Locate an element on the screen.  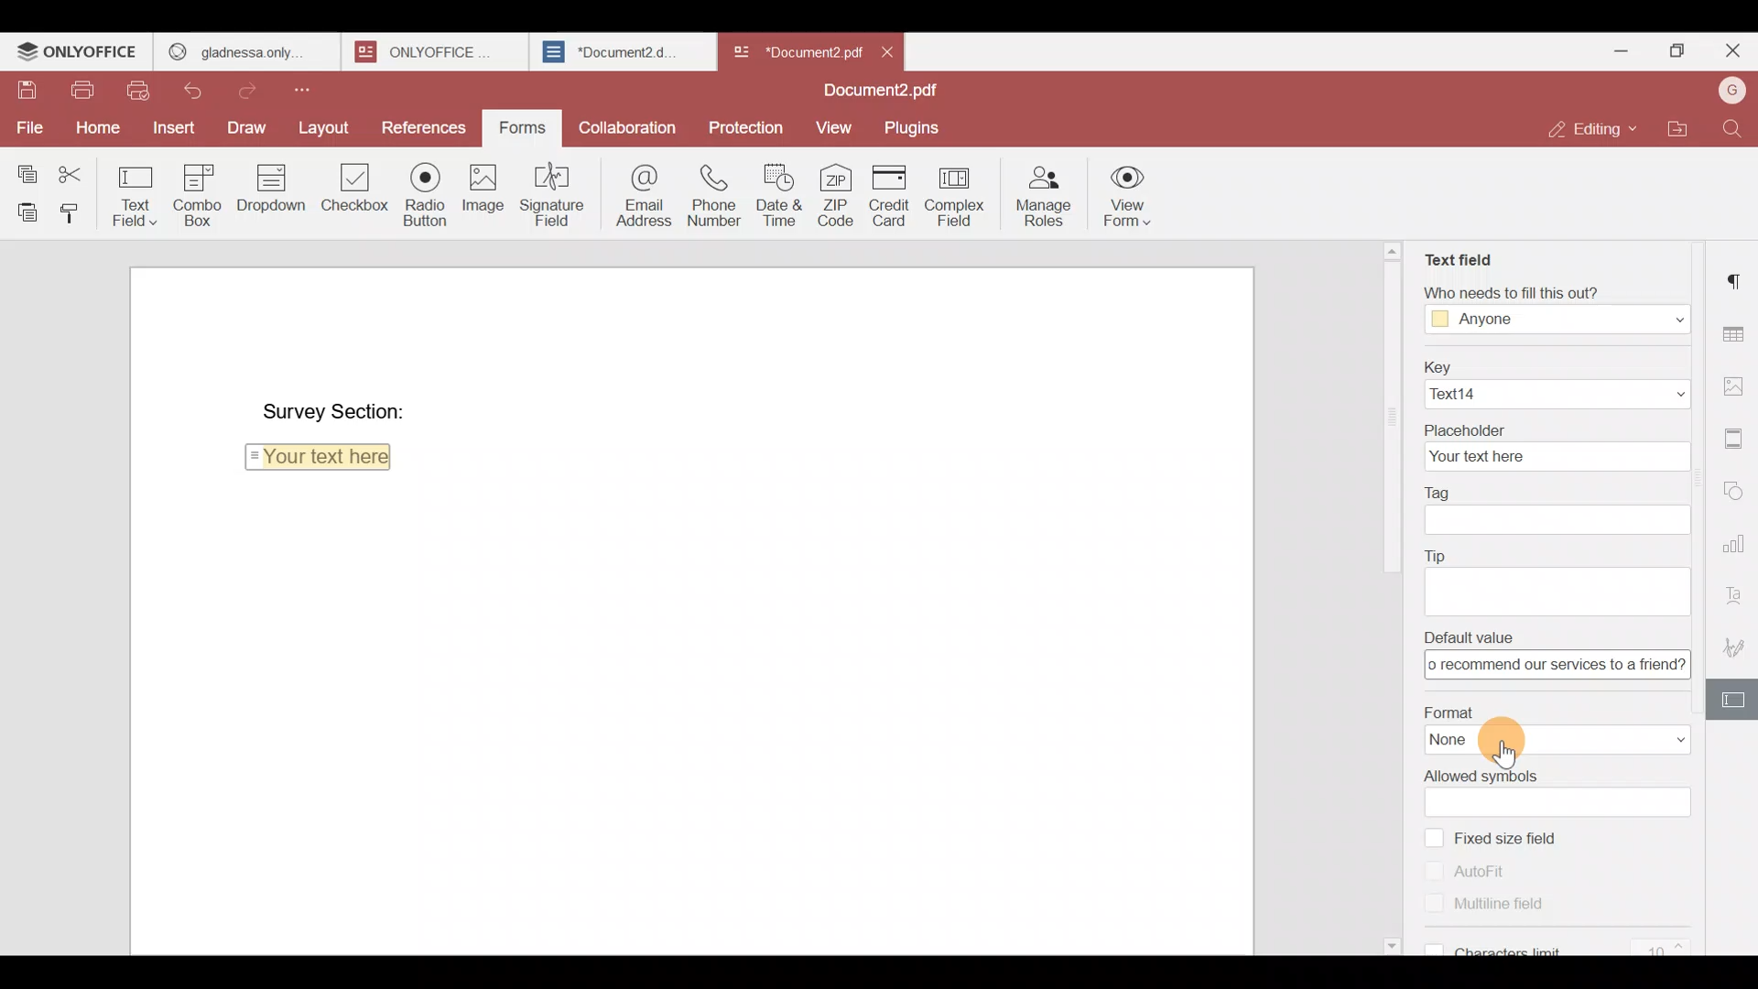
scroll bar is located at coordinates (1386, 408).